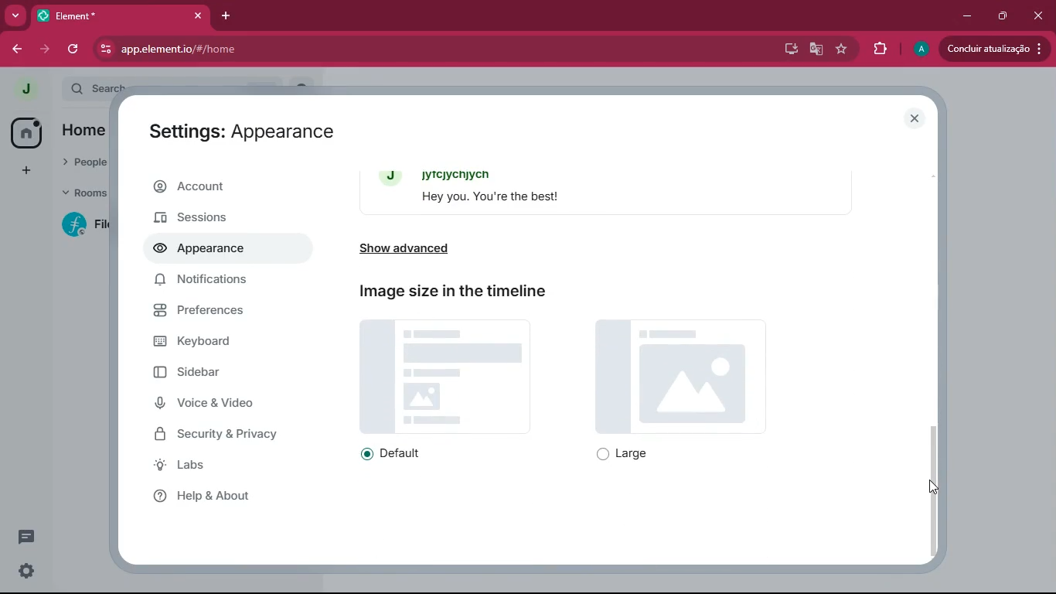 The height and width of the screenshot is (594, 1056). I want to click on sidebar, so click(221, 376).